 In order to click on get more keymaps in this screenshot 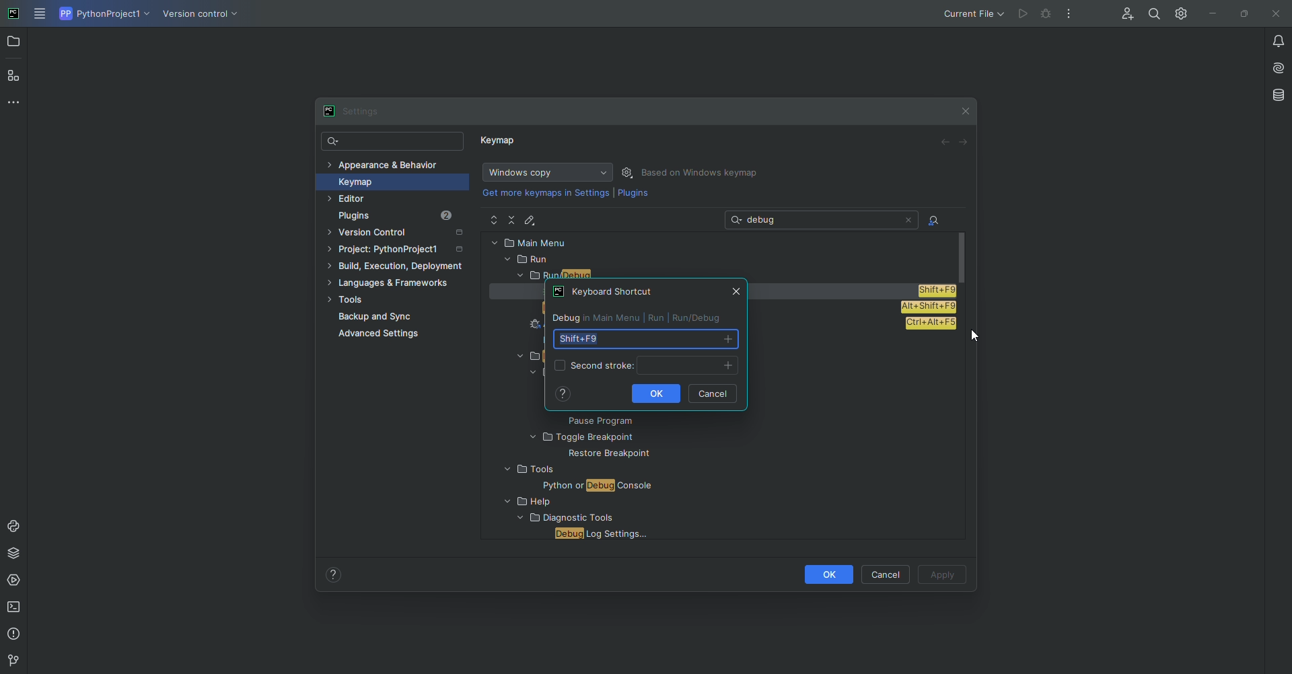, I will do `click(547, 192)`.